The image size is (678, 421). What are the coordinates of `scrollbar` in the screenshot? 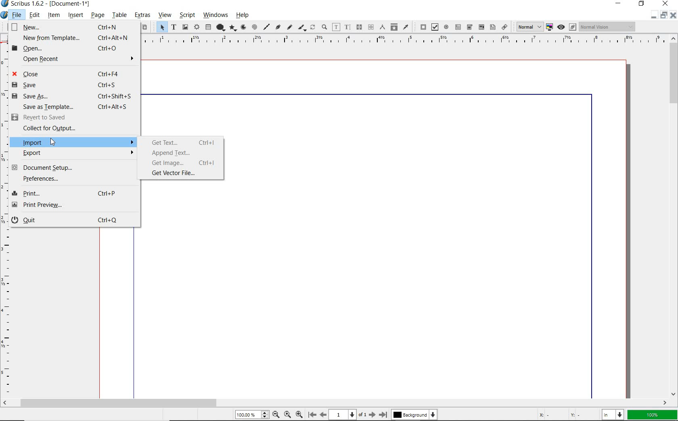 It's located at (674, 216).